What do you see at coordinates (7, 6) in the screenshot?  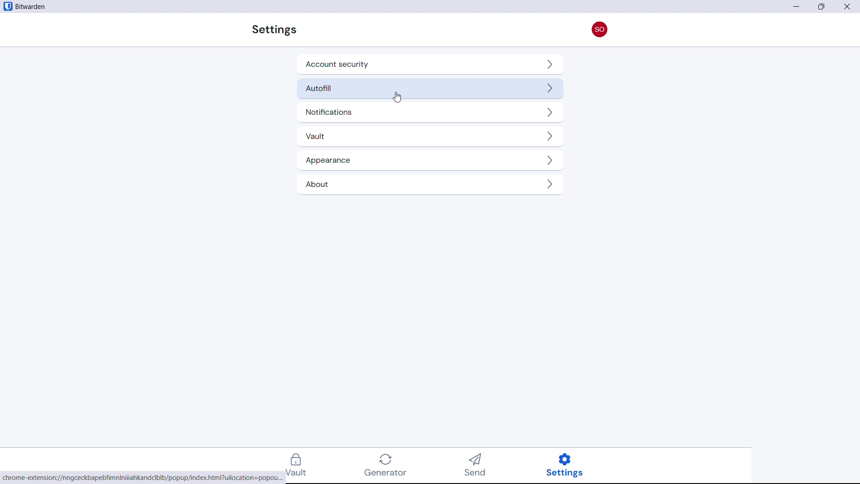 I see `logo` at bounding box center [7, 6].